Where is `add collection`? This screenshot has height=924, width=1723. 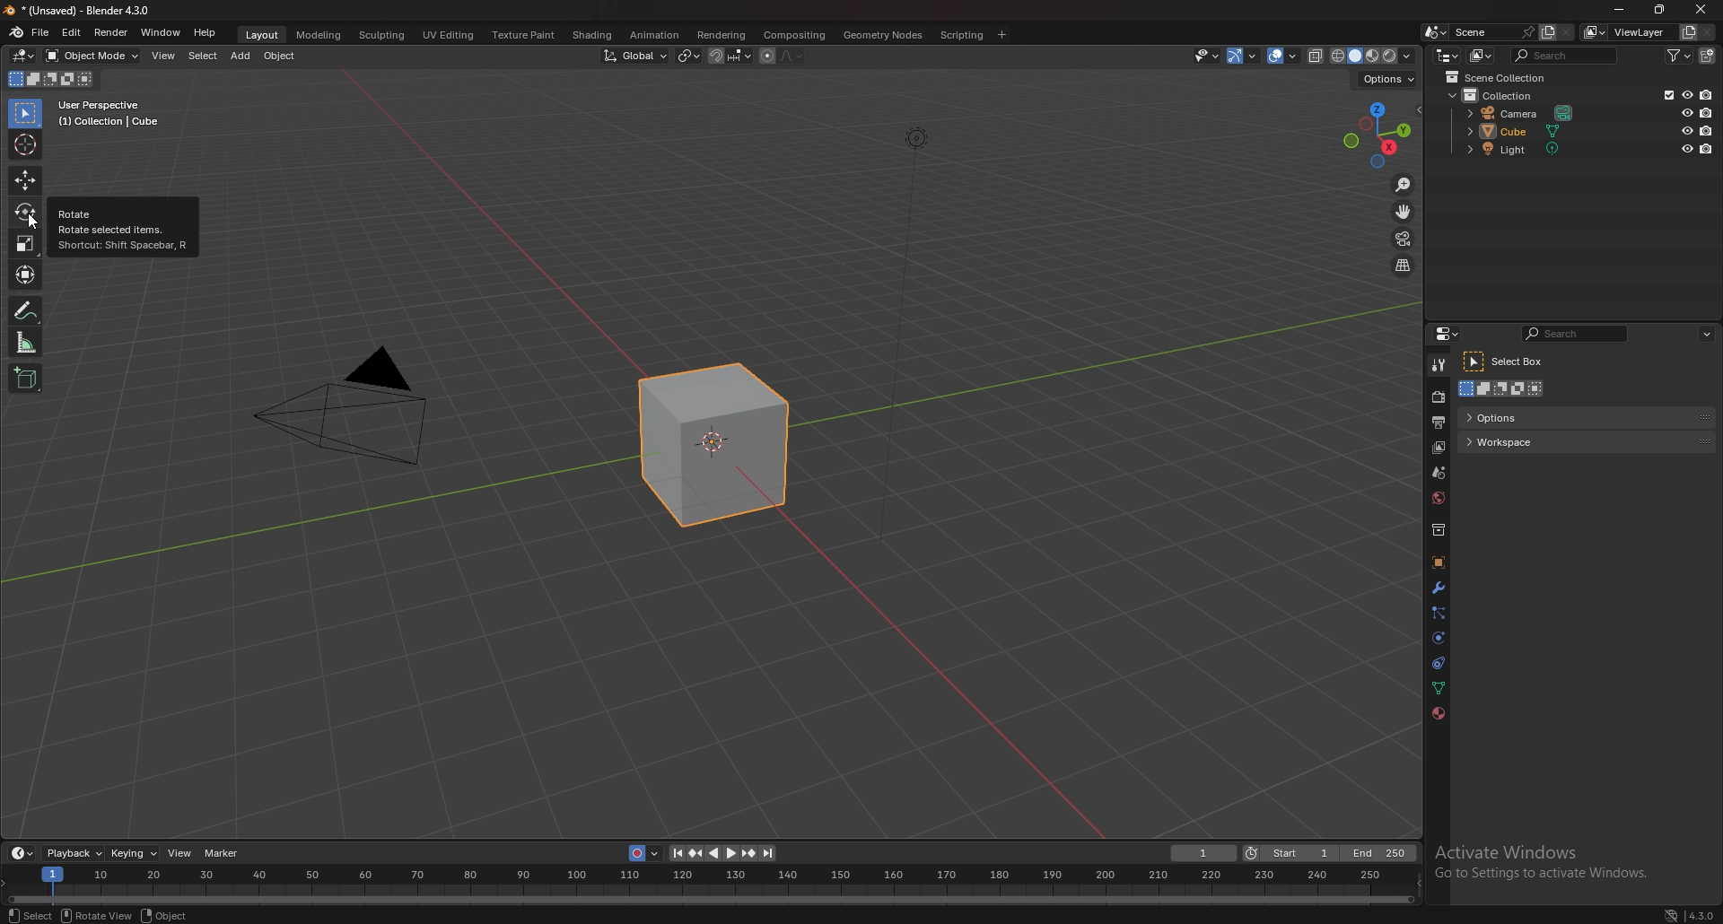
add collection is located at coordinates (1707, 56).